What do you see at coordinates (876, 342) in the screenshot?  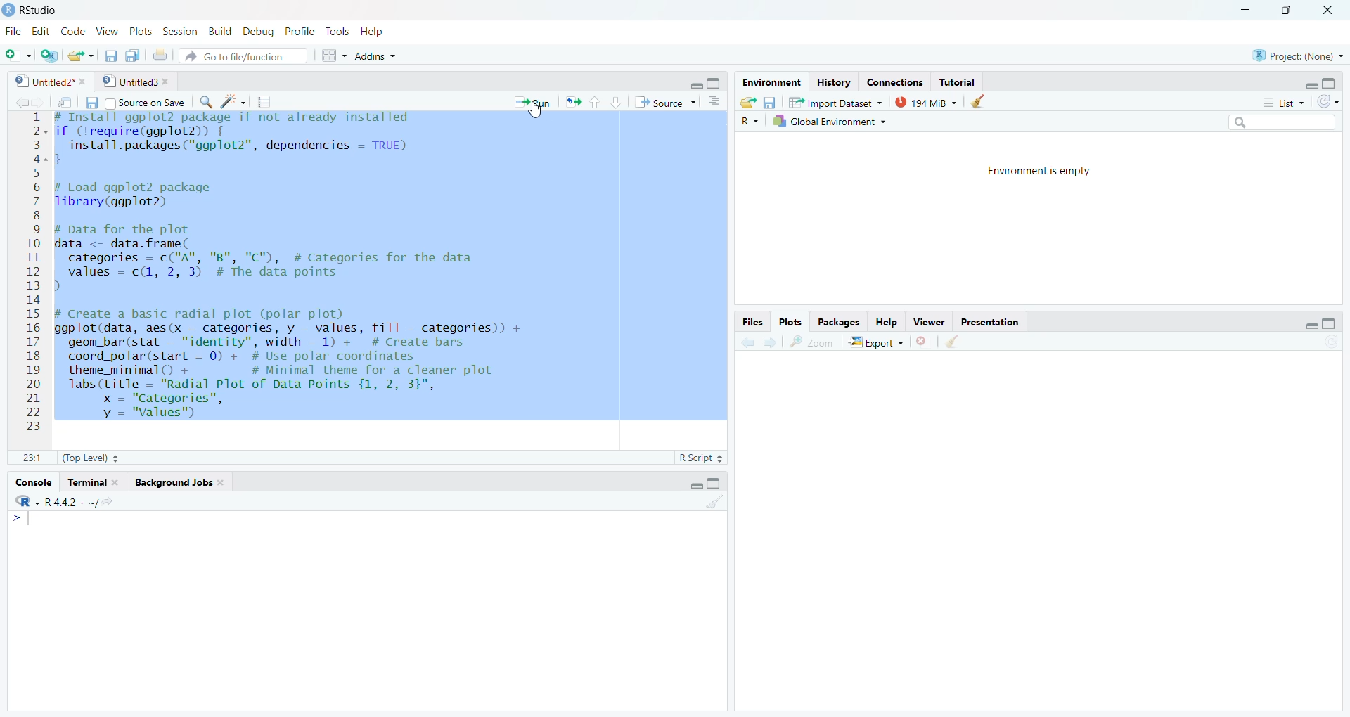 I see `Export ` at bounding box center [876, 342].